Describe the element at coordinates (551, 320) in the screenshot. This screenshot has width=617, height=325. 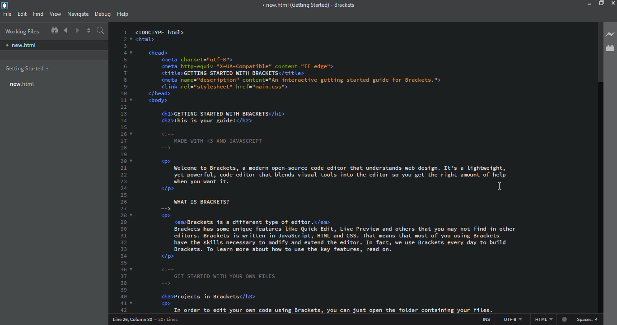
I see `html` at that location.